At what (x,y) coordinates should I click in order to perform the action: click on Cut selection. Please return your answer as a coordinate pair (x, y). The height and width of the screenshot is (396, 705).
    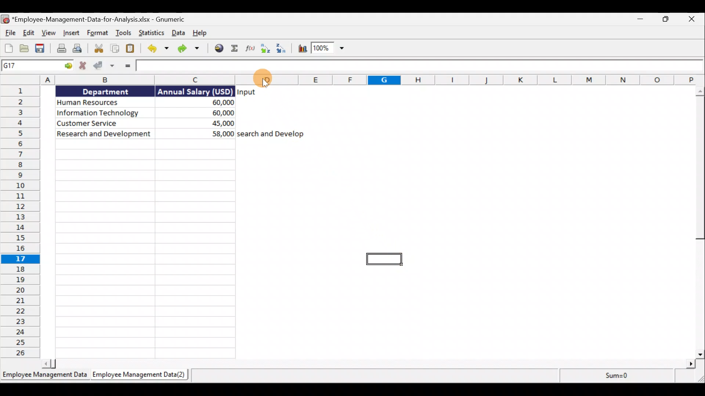
    Looking at the image, I should click on (98, 49).